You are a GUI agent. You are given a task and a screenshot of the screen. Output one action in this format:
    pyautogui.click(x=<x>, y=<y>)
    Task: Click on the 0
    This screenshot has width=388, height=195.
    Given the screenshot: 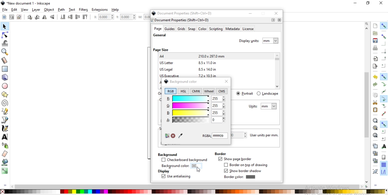 What is the action you would take?
    pyautogui.click(x=215, y=120)
    